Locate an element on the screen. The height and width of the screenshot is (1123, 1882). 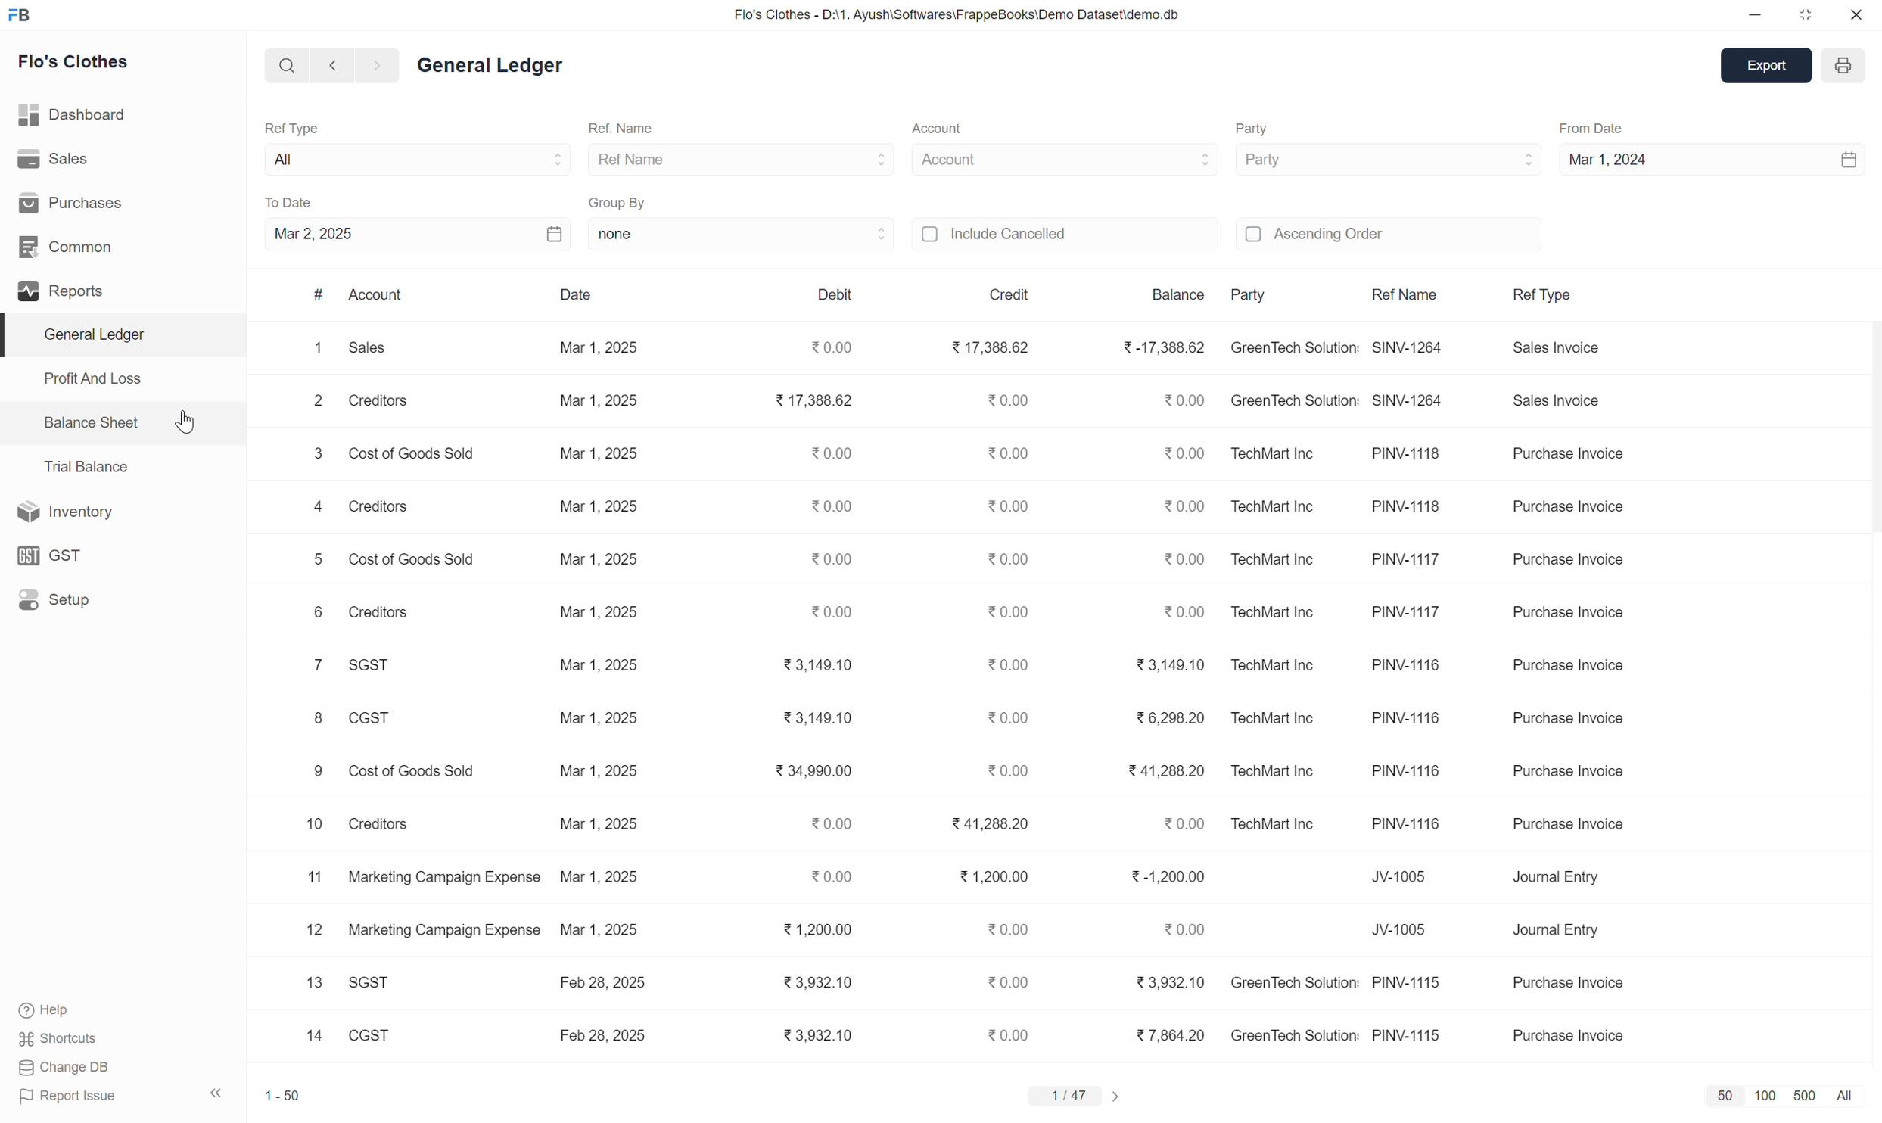
9 is located at coordinates (315, 771).